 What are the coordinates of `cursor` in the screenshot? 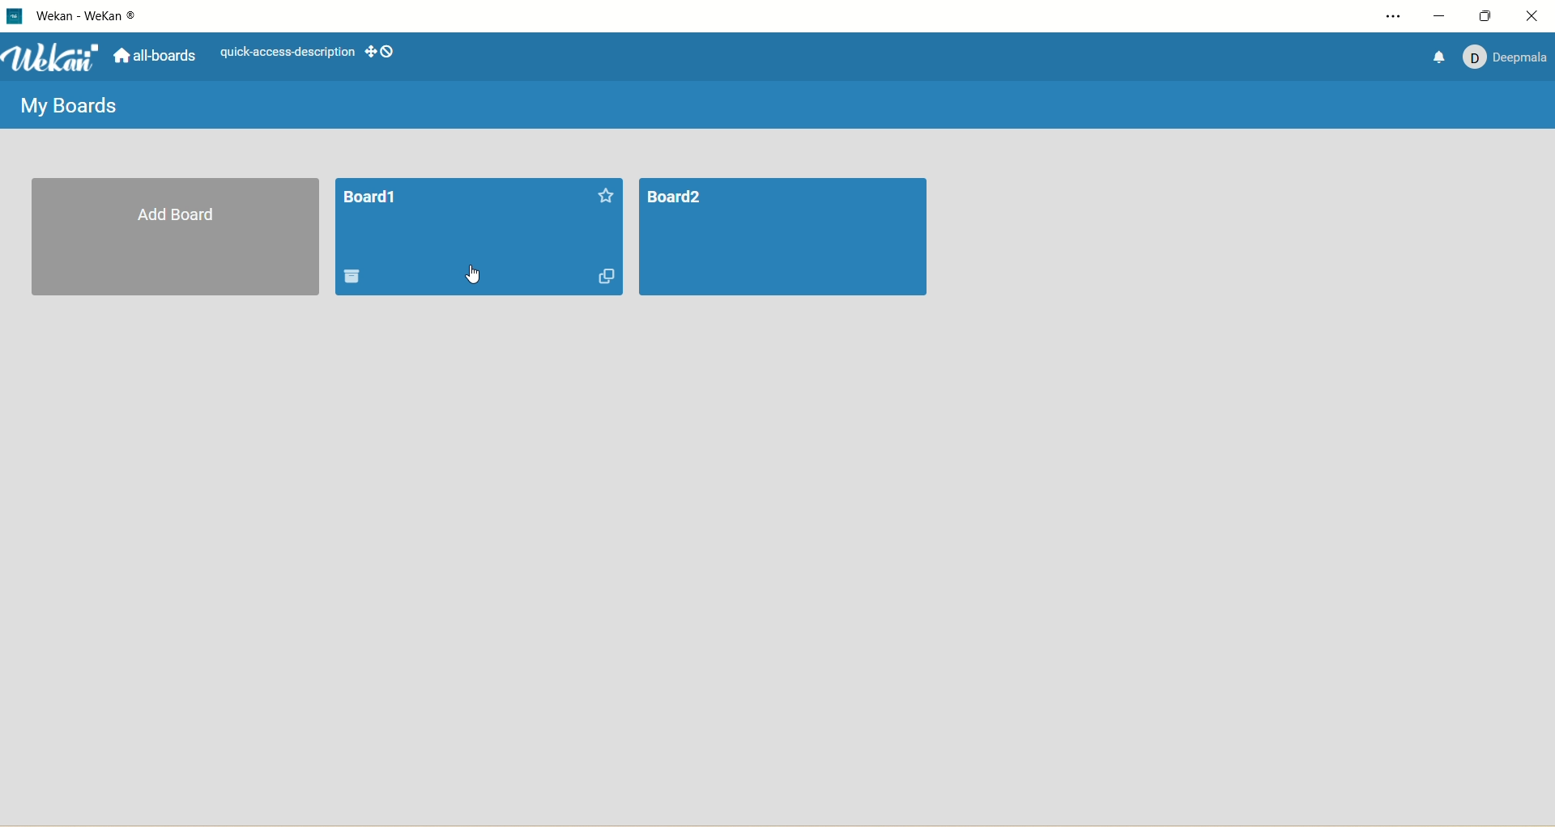 It's located at (477, 278).